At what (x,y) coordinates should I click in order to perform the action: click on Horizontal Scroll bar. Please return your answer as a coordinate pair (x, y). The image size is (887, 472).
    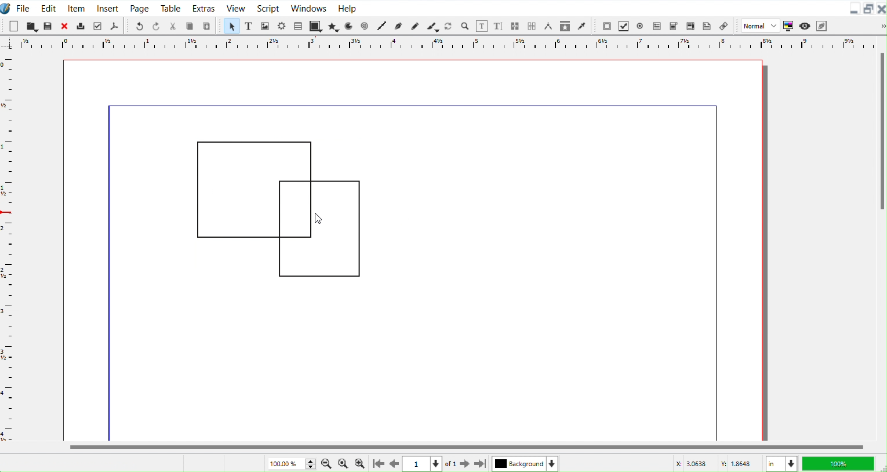
    Looking at the image, I should click on (443, 447).